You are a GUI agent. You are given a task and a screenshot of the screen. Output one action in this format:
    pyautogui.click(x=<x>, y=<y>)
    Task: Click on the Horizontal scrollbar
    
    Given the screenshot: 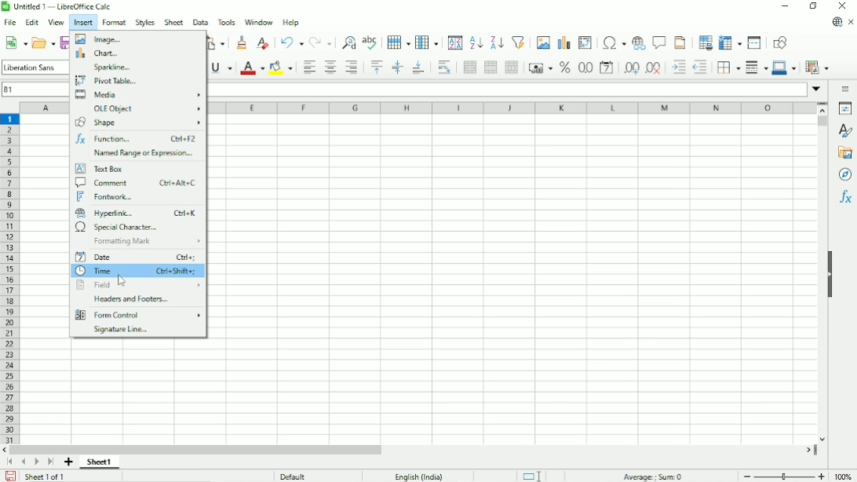 What is the action you would take?
    pyautogui.click(x=198, y=451)
    